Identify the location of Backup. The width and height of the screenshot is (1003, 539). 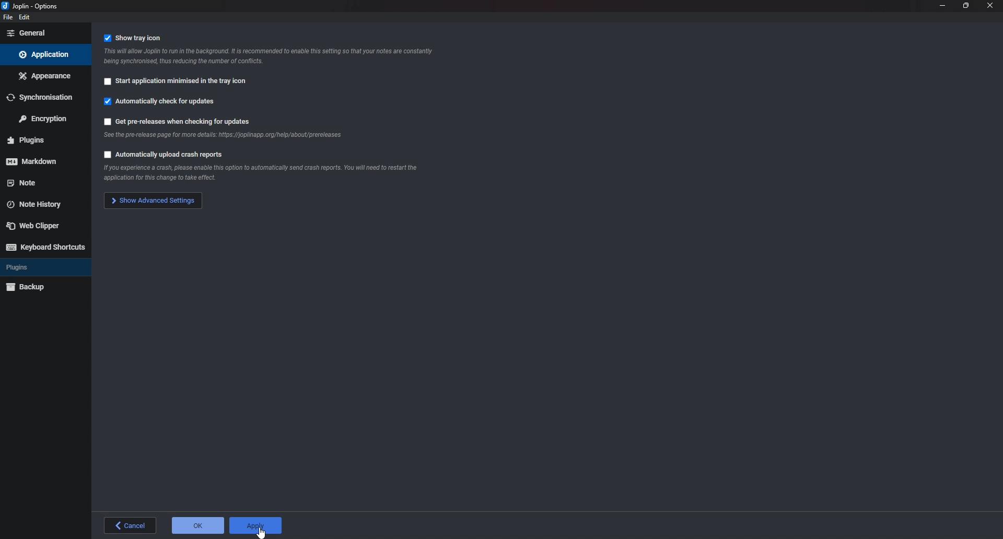
(35, 288).